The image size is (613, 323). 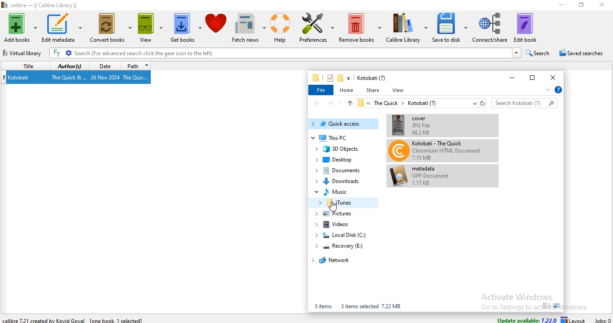 I want to click on view, so click(x=151, y=28).